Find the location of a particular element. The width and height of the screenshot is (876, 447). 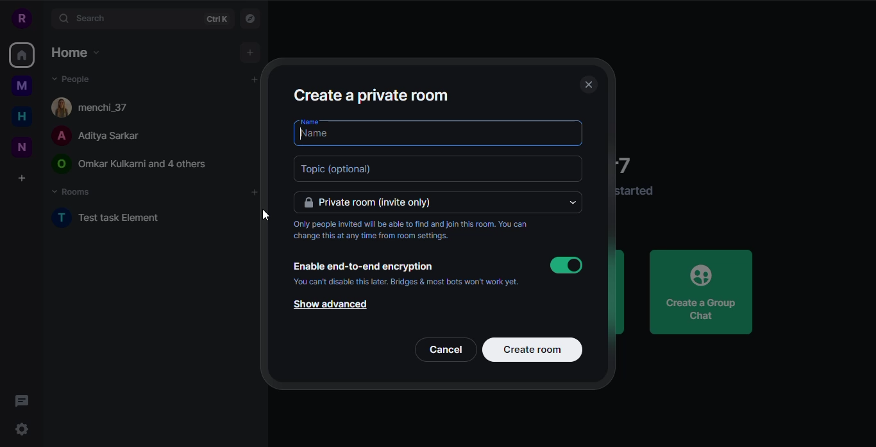

enable encryption is located at coordinates (362, 266).